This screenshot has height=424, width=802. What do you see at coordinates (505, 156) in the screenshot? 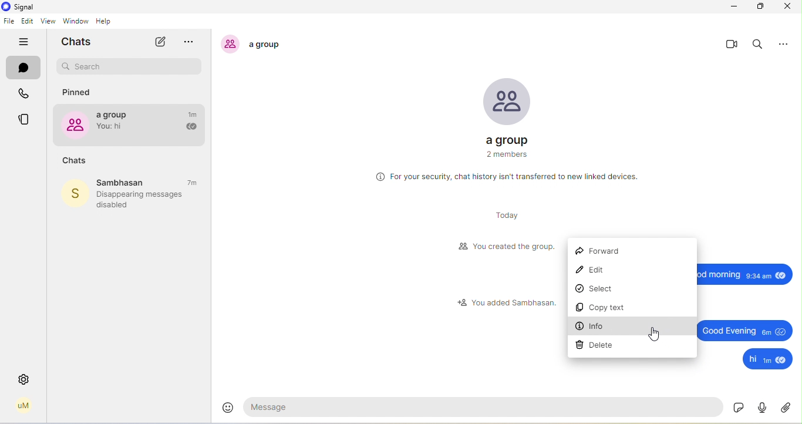
I see `2 members` at bounding box center [505, 156].